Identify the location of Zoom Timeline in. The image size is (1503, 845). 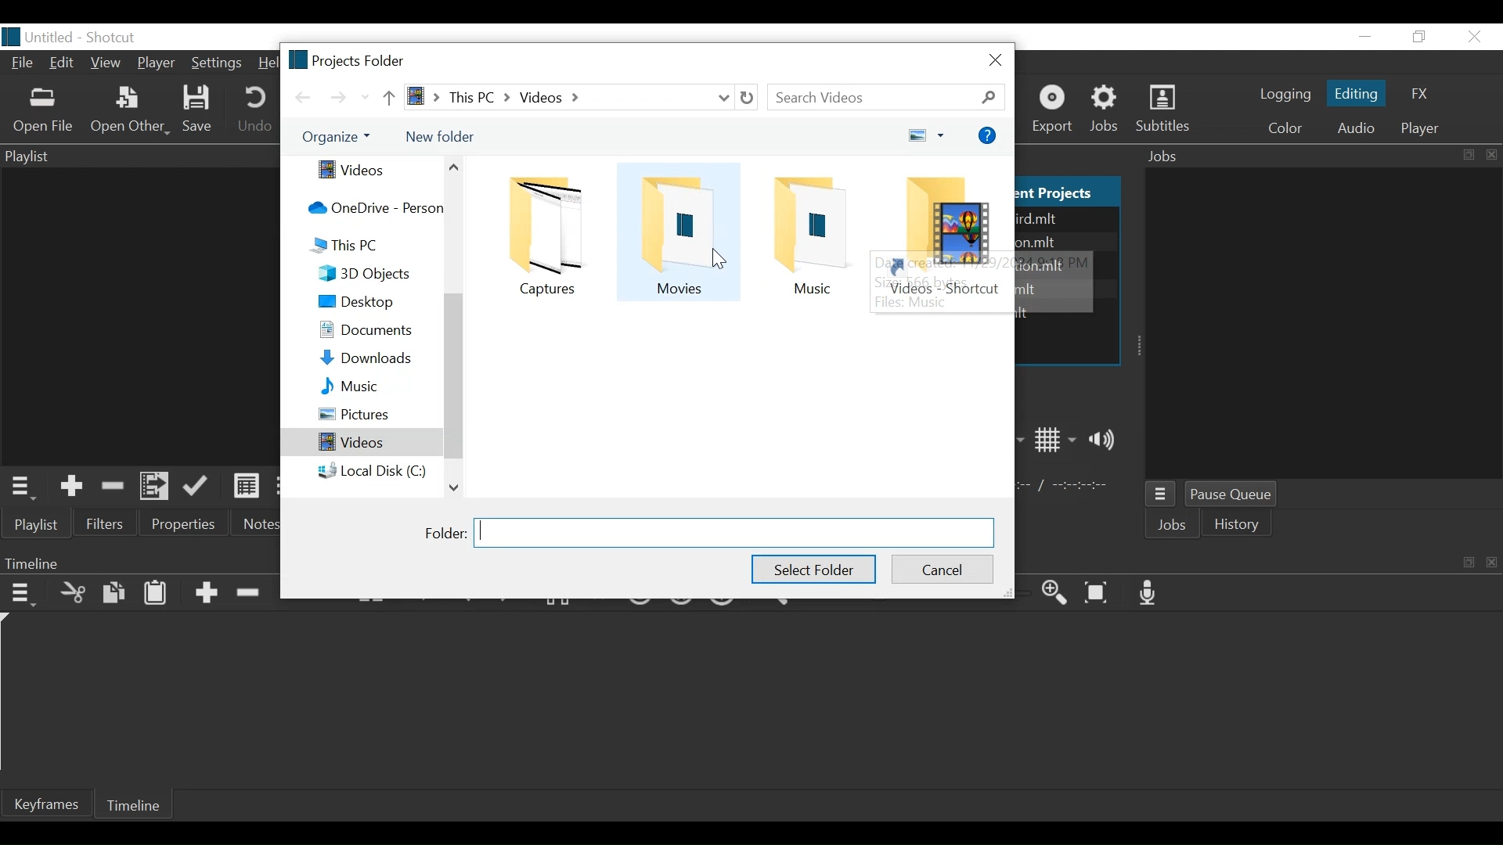
(1054, 593).